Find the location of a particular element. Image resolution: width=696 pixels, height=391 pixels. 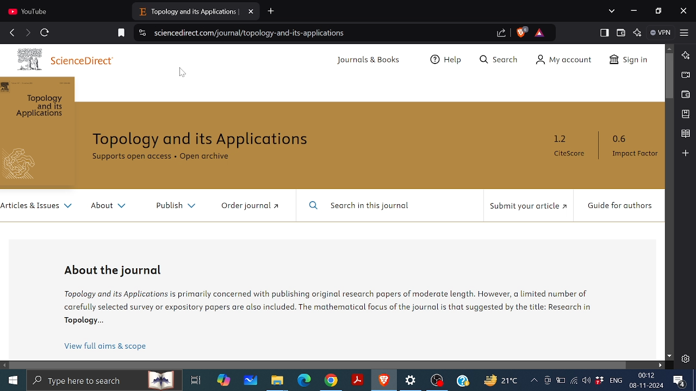

Type here or search apps is located at coordinates (103, 380).